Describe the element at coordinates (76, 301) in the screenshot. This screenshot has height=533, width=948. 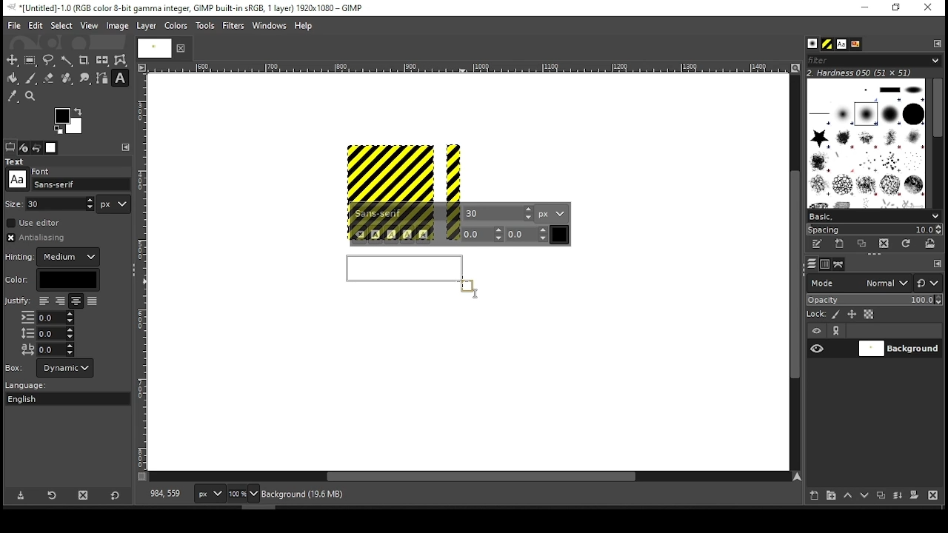
I see `justify center` at that location.